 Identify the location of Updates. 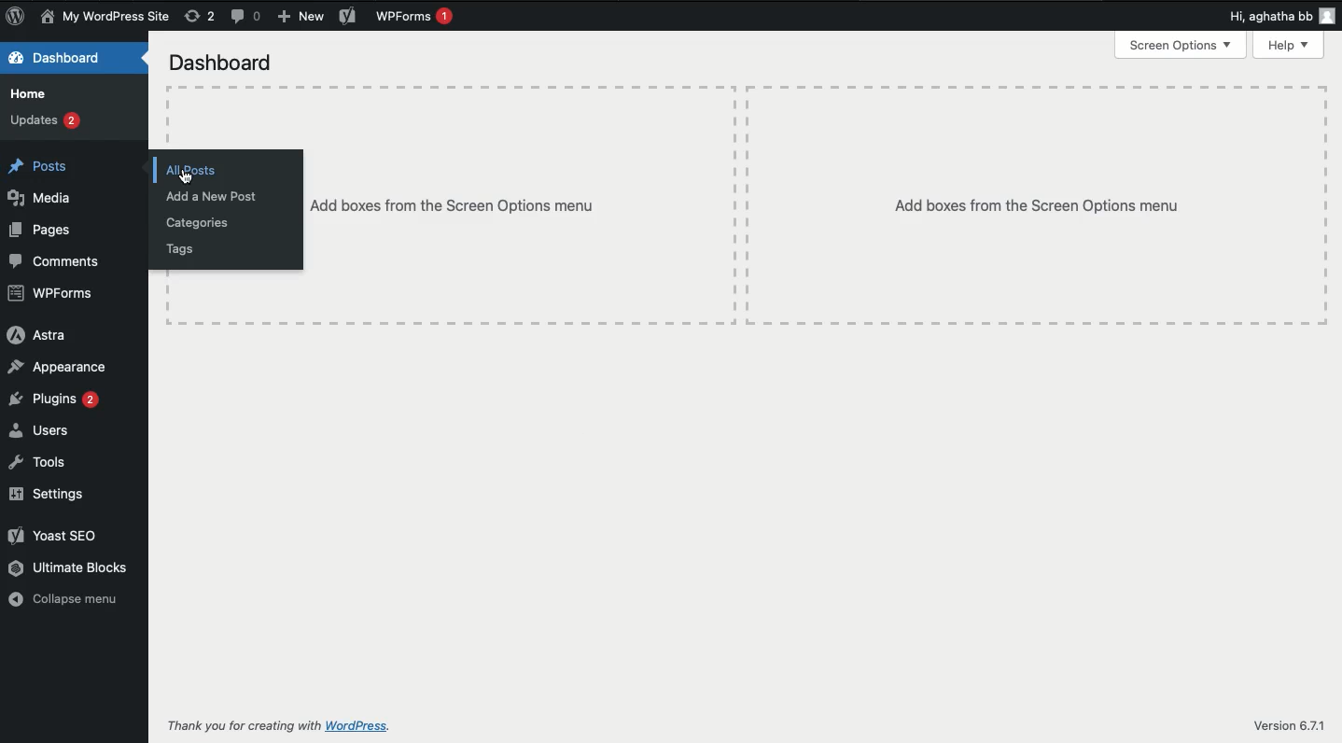
(46, 121).